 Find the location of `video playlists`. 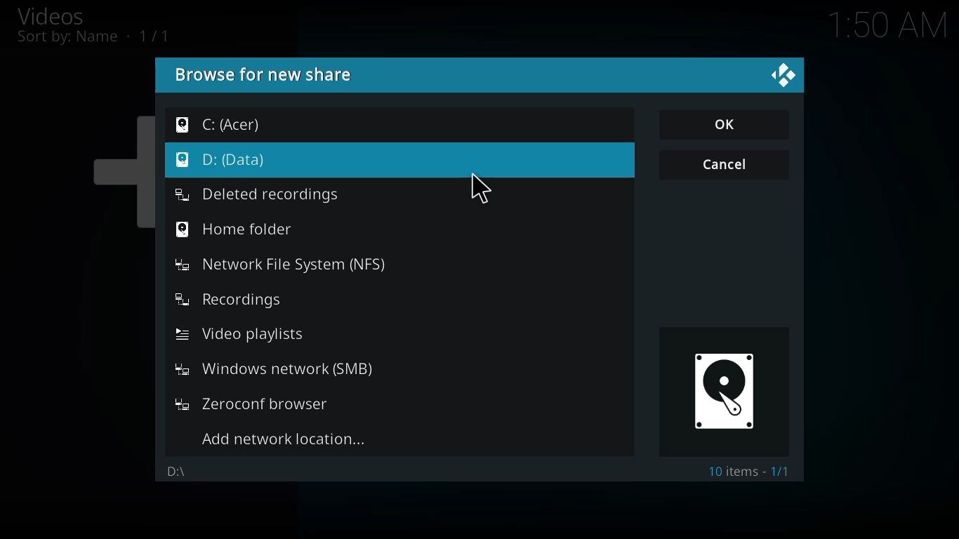

video playlists is located at coordinates (242, 333).